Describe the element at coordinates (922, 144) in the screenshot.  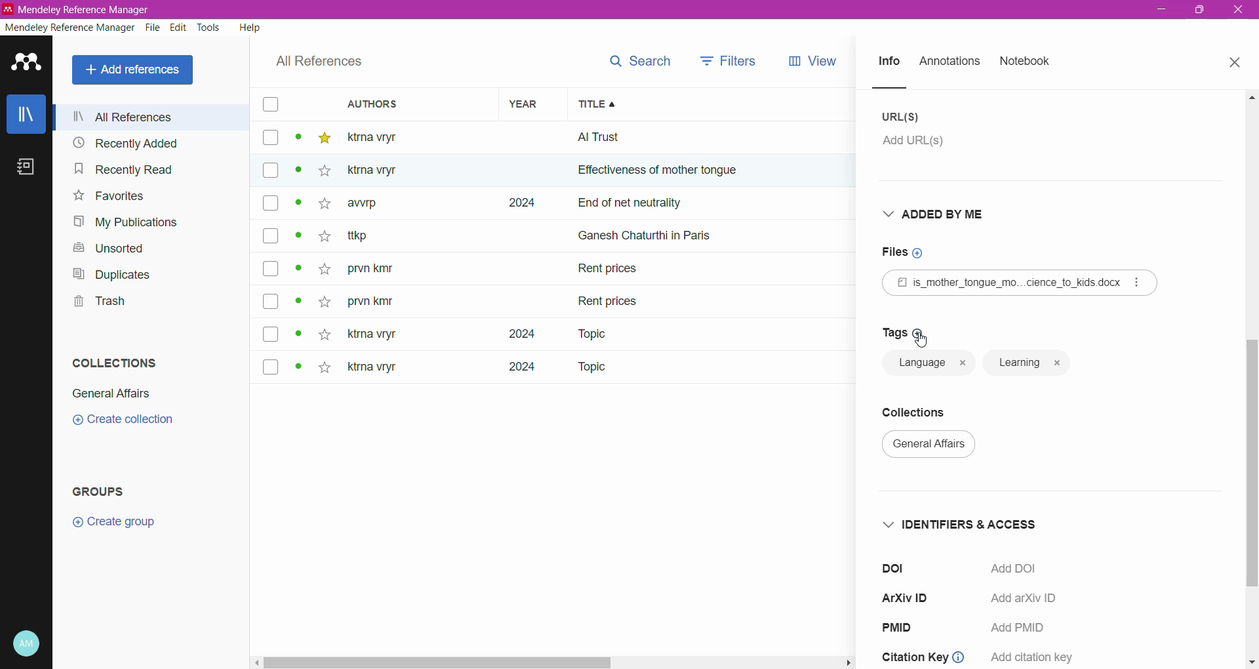
I see `Click to add URL(s)` at that location.